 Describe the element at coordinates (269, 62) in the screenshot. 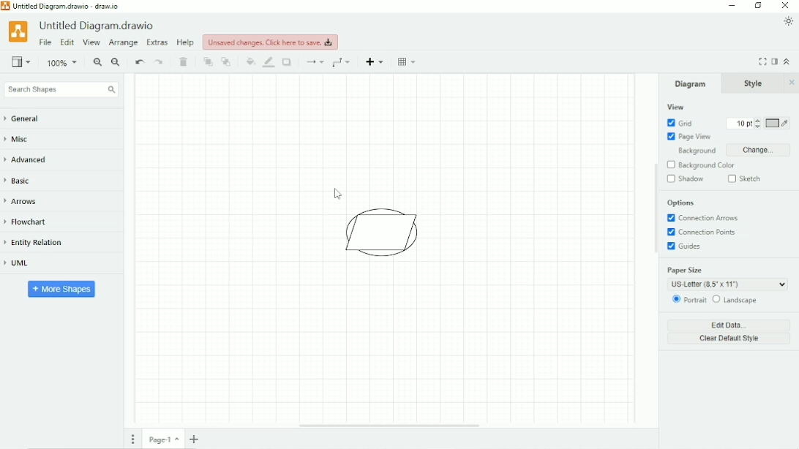

I see `Line color` at that location.